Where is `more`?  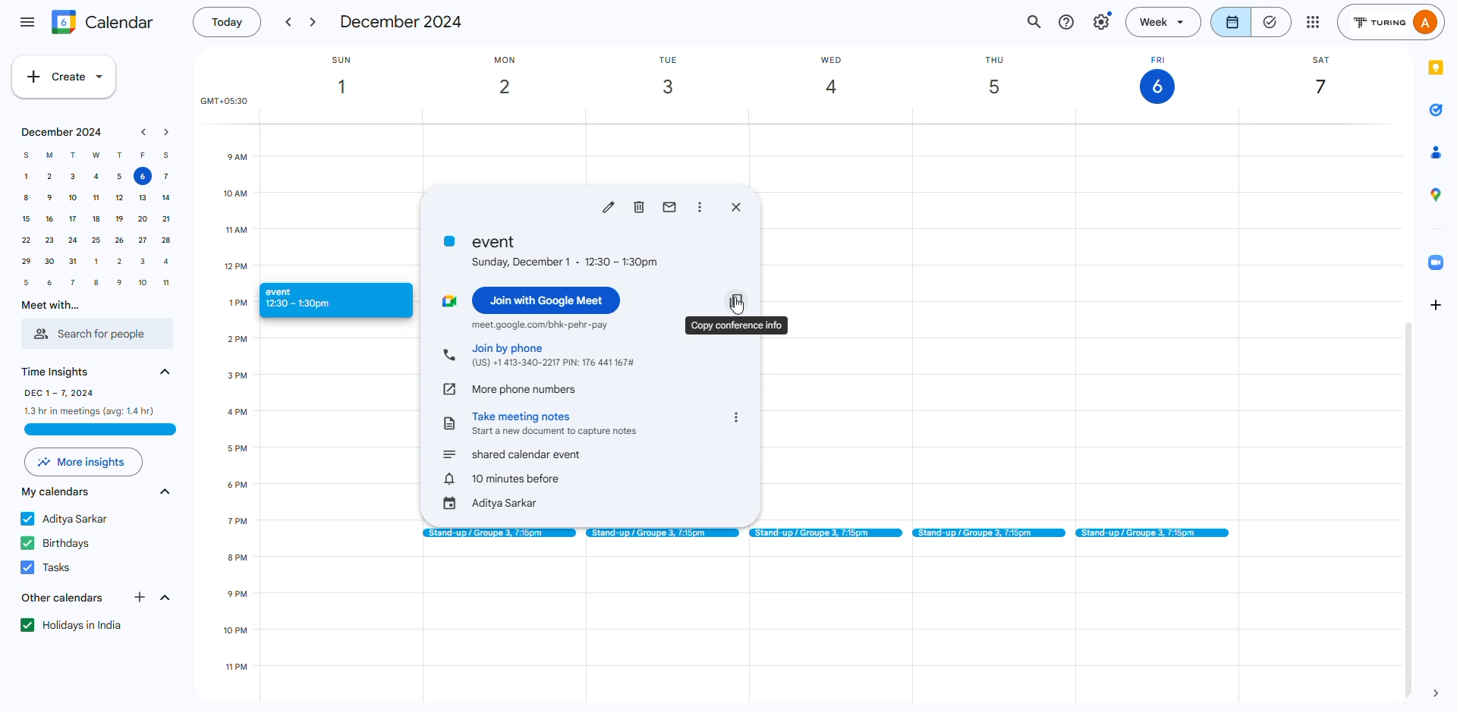
more is located at coordinates (1312, 21).